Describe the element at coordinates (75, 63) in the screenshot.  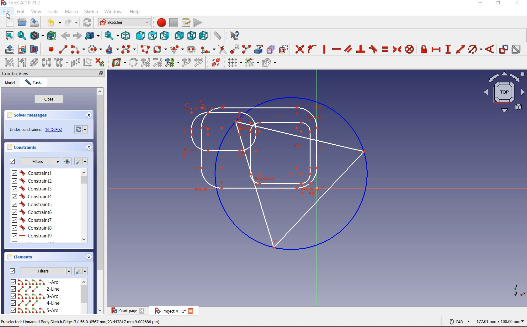
I see `rectangular array` at that location.